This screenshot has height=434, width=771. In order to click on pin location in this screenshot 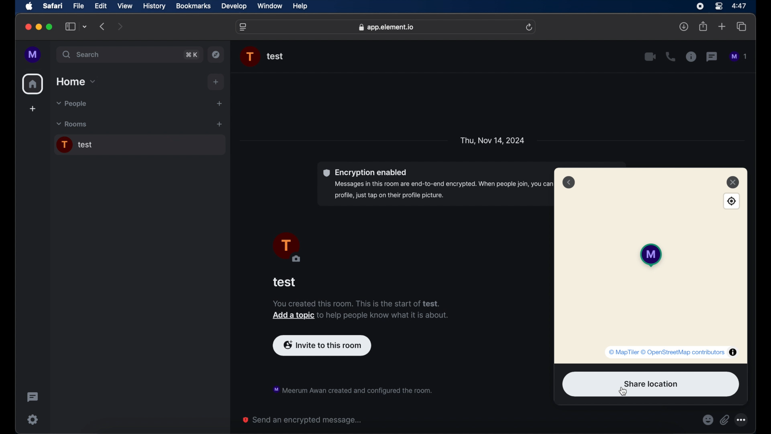, I will do `click(732, 201)`.